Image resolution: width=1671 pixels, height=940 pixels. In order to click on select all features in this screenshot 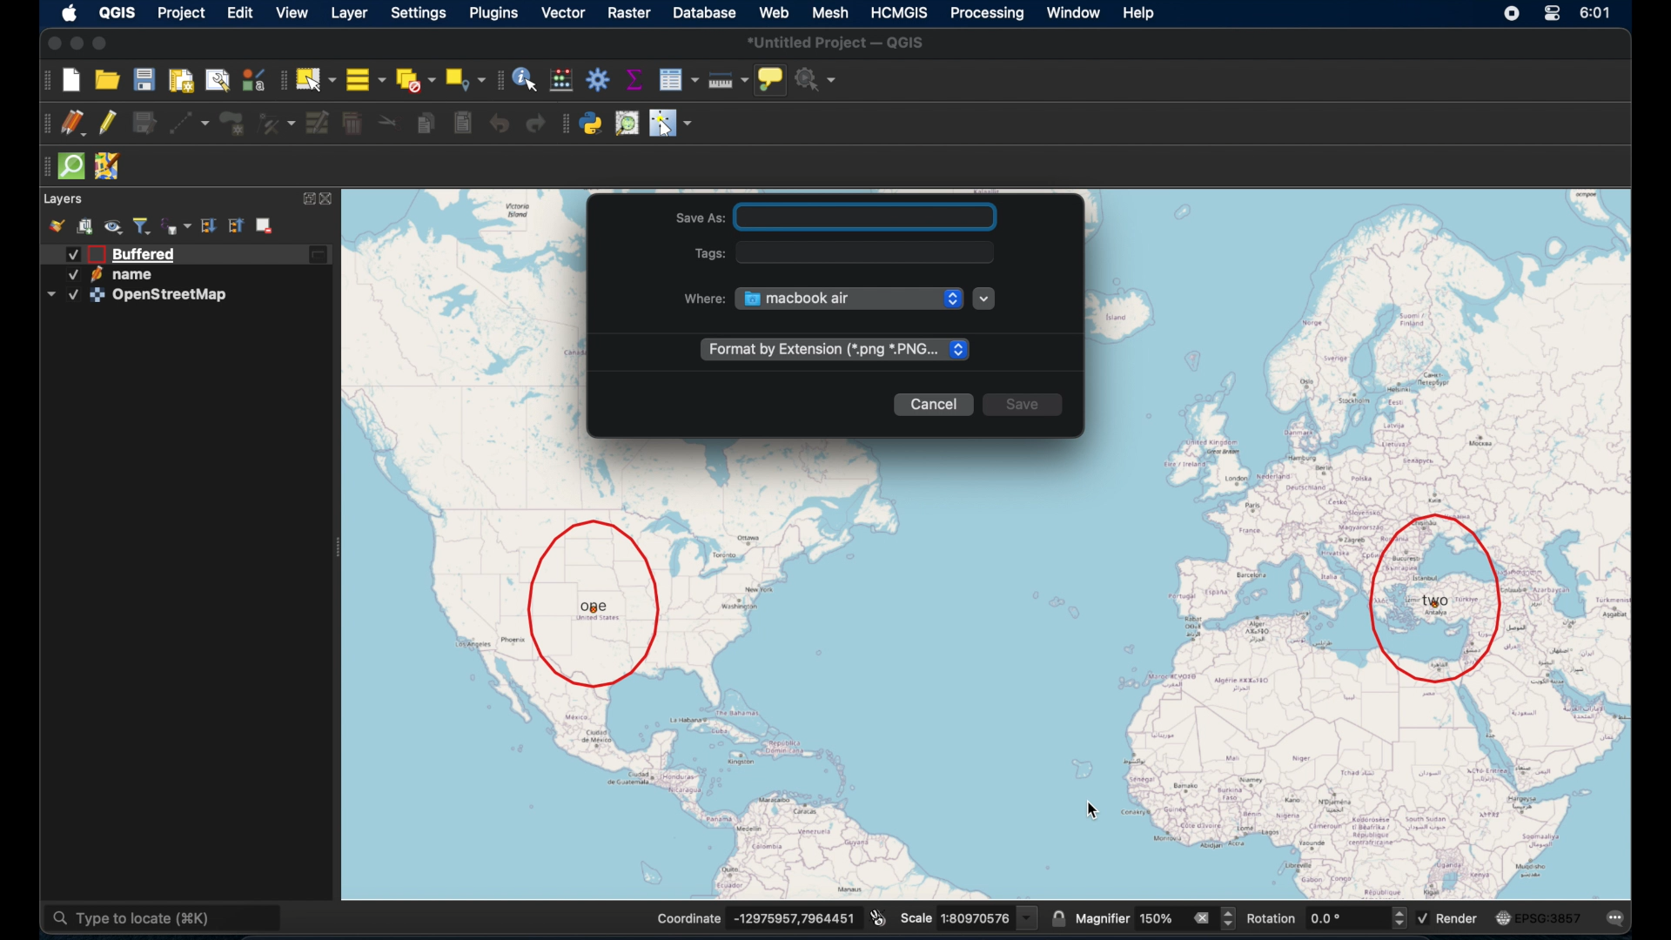, I will do `click(364, 78)`.